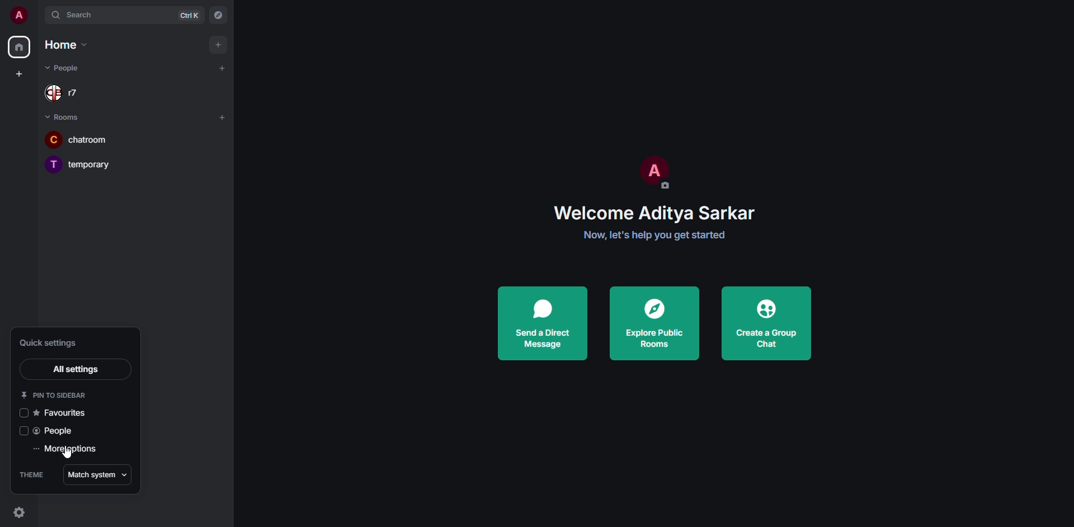 The height and width of the screenshot is (527, 1074). What do you see at coordinates (218, 16) in the screenshot?
I see `navigator` at bounding box center [218, 16].